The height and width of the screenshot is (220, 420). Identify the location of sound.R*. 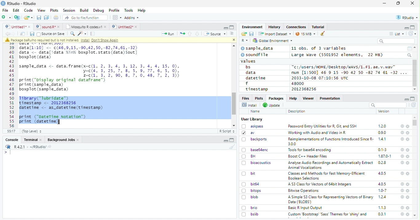
(48, 27).